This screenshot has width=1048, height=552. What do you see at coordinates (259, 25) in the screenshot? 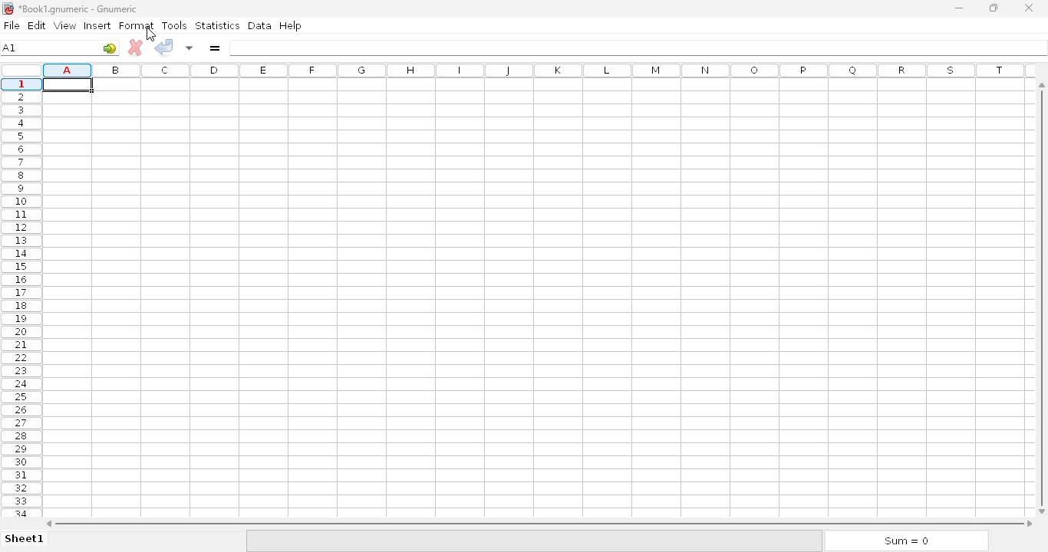
I see `data` at bounding box center [259, 25].